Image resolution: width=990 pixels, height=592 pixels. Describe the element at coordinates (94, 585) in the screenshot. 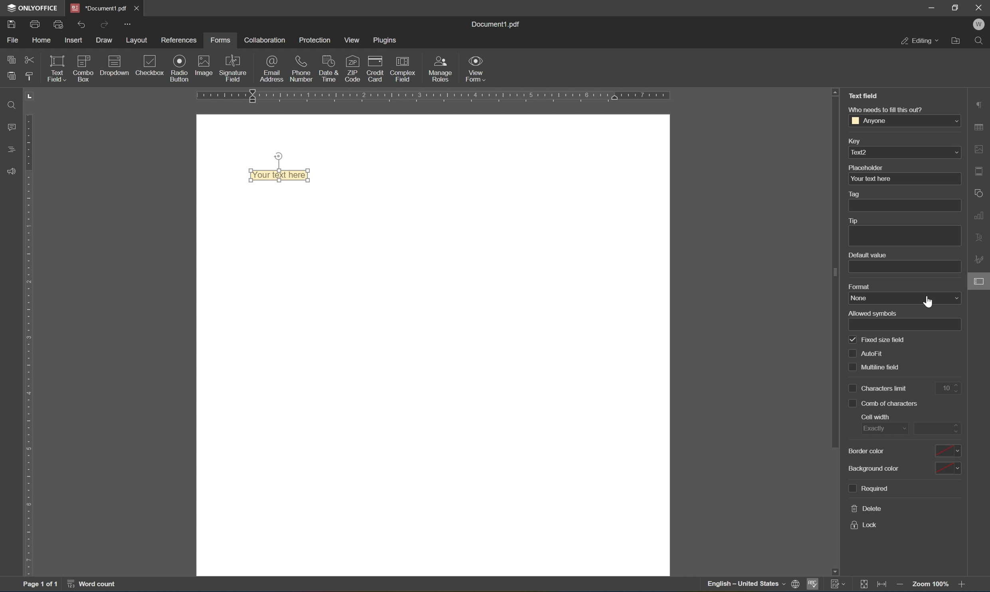

I see `word count` at that location.